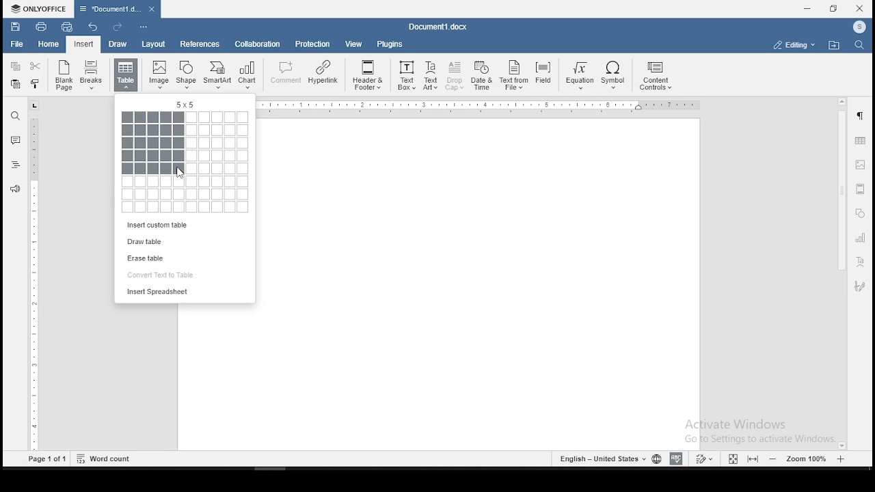 This screenshot has height=492, width=875. I want to click on convert text to table, so click(186, 274).